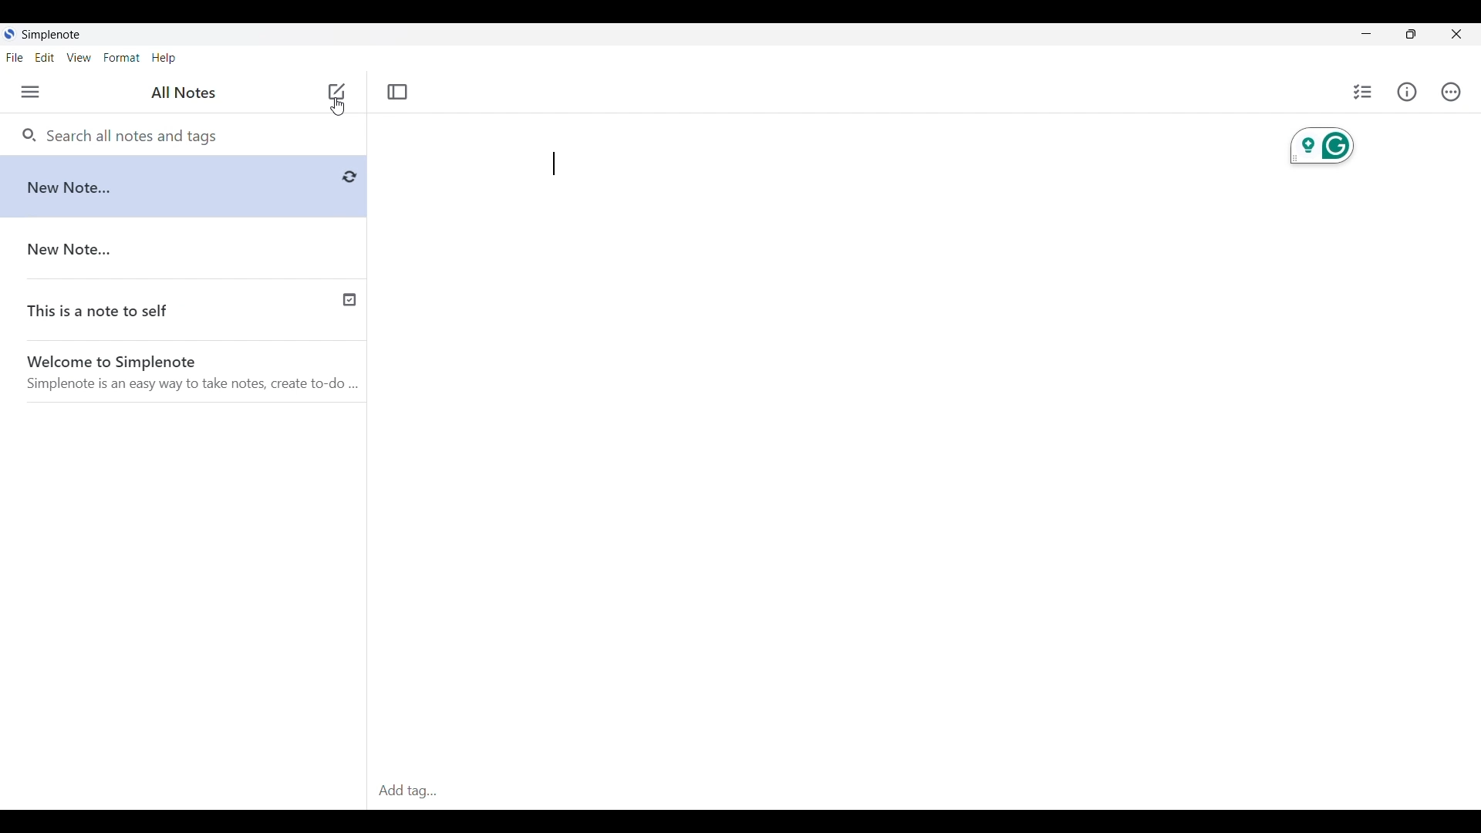 This screenshot has height=833, width=1481. Describe the element at coordinates (79, 57) in the screenshot. I see `View menu` at that location.